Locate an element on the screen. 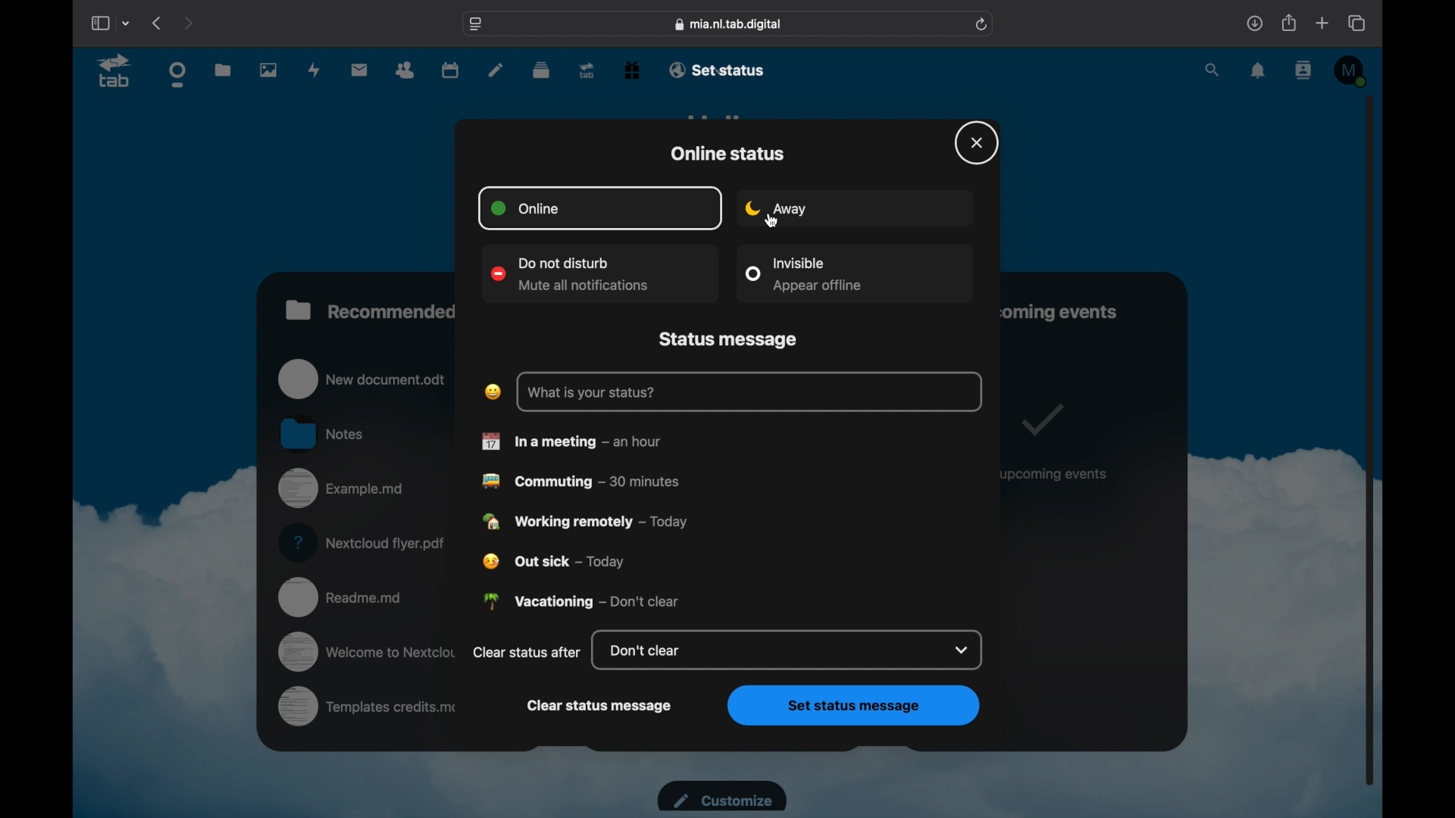  commuting is located at coordinates (580, 481).